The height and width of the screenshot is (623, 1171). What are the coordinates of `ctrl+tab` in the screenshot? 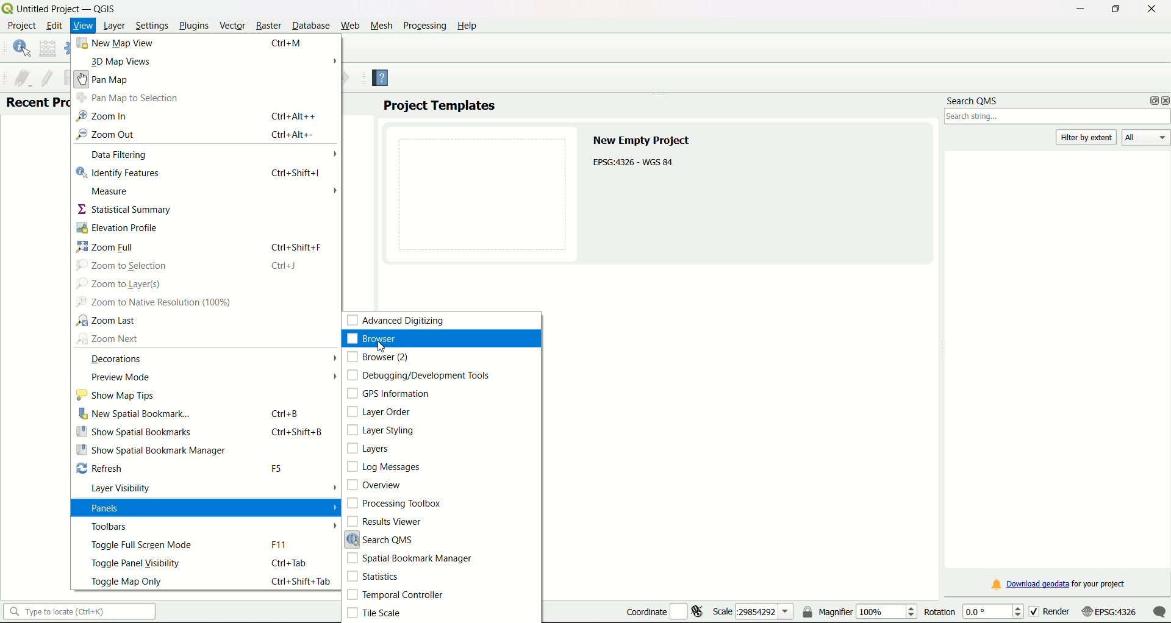 It's located at (292, 563).